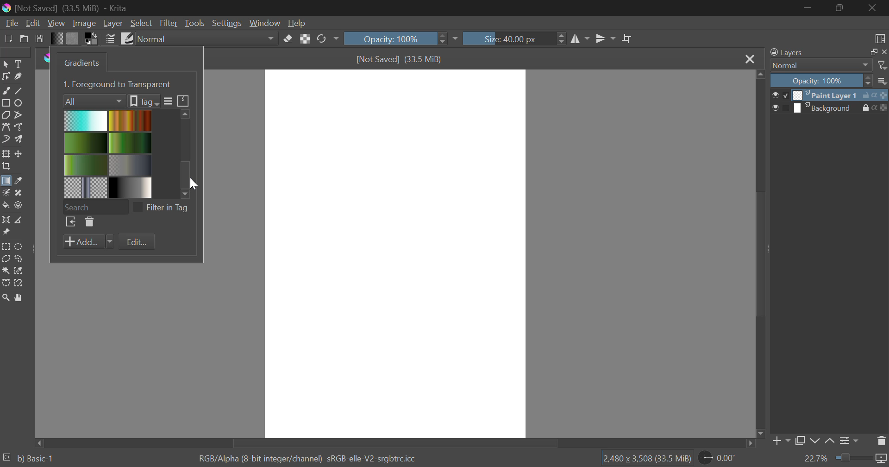 The image size is (889, 467). I want to click on Gradient 1, so click(86, 120).